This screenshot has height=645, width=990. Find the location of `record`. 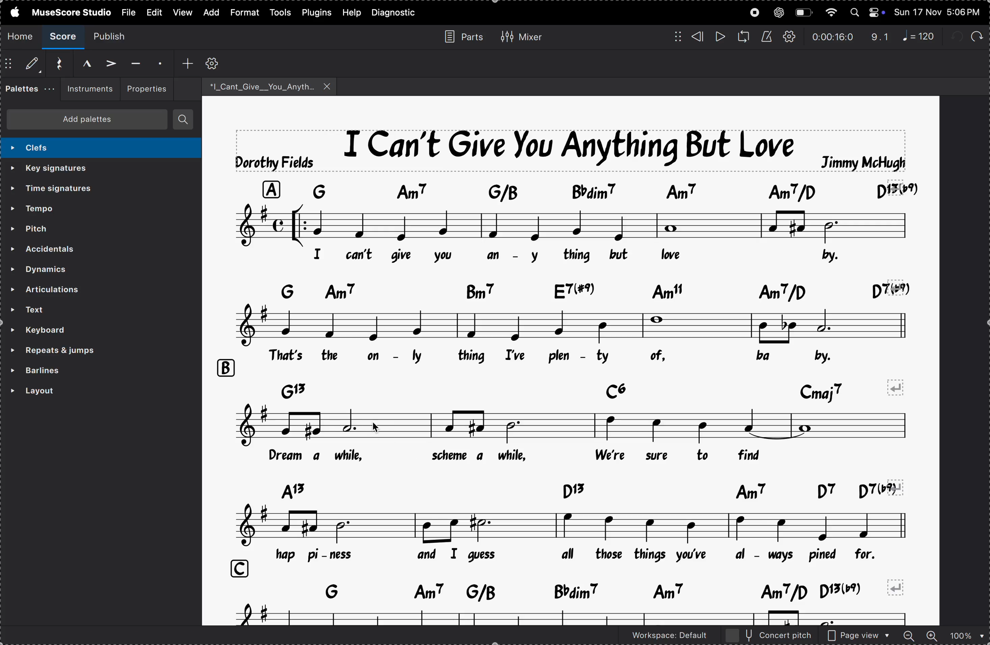

record is located at coordinates (755, 12).